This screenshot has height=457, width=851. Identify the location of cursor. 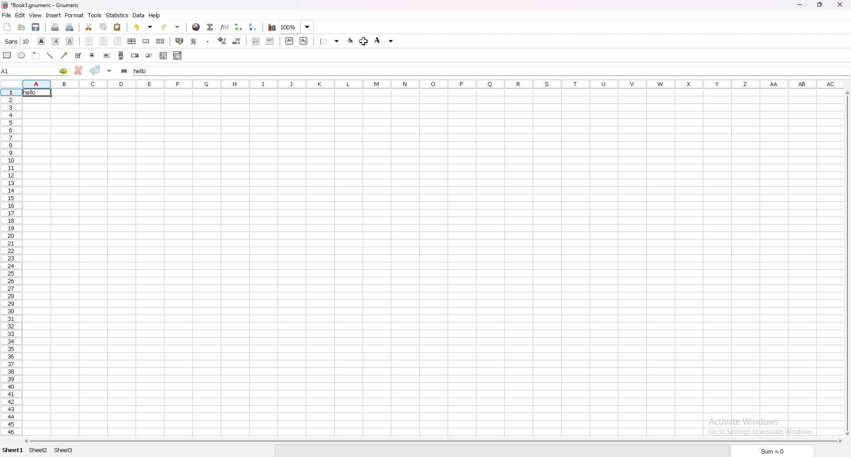
(363, 41).